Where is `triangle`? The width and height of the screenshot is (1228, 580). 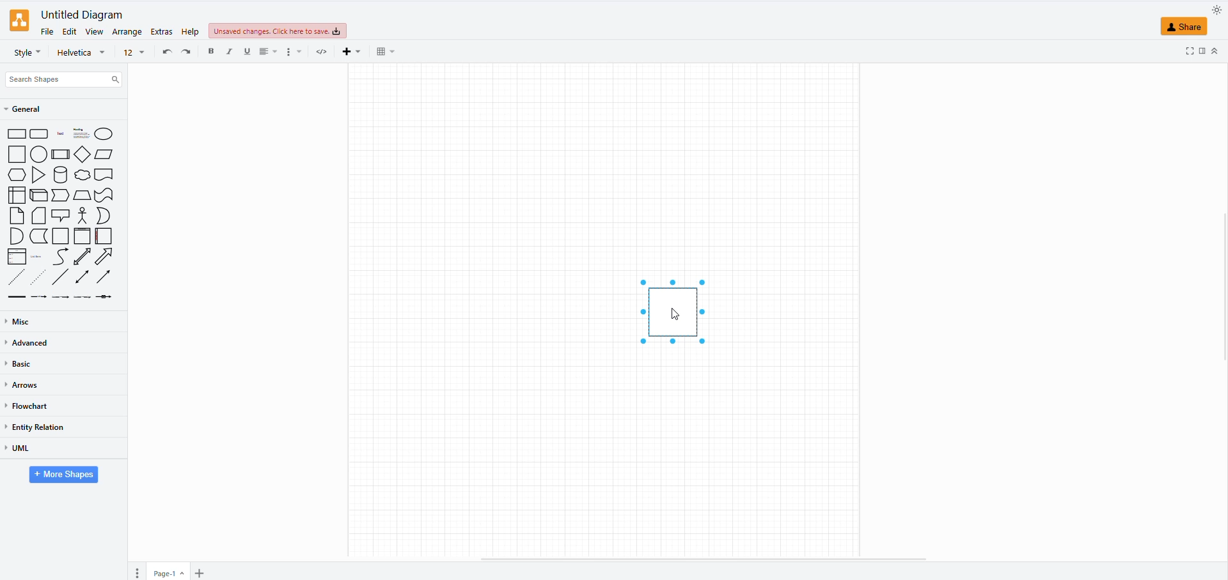 triangle is located at coordinates (40, 176).